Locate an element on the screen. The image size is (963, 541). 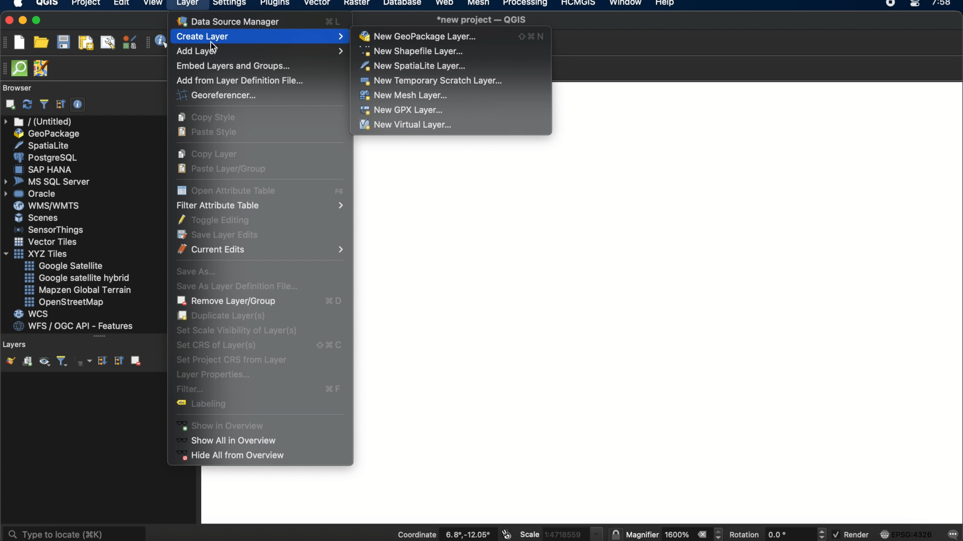
new shapefile layer is located at coordinates (413, 51).